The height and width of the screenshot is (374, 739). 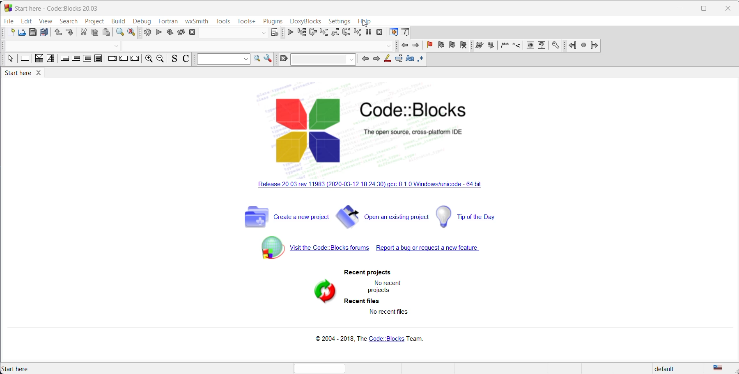 I want to click on Search, so click(x=69, y=21).